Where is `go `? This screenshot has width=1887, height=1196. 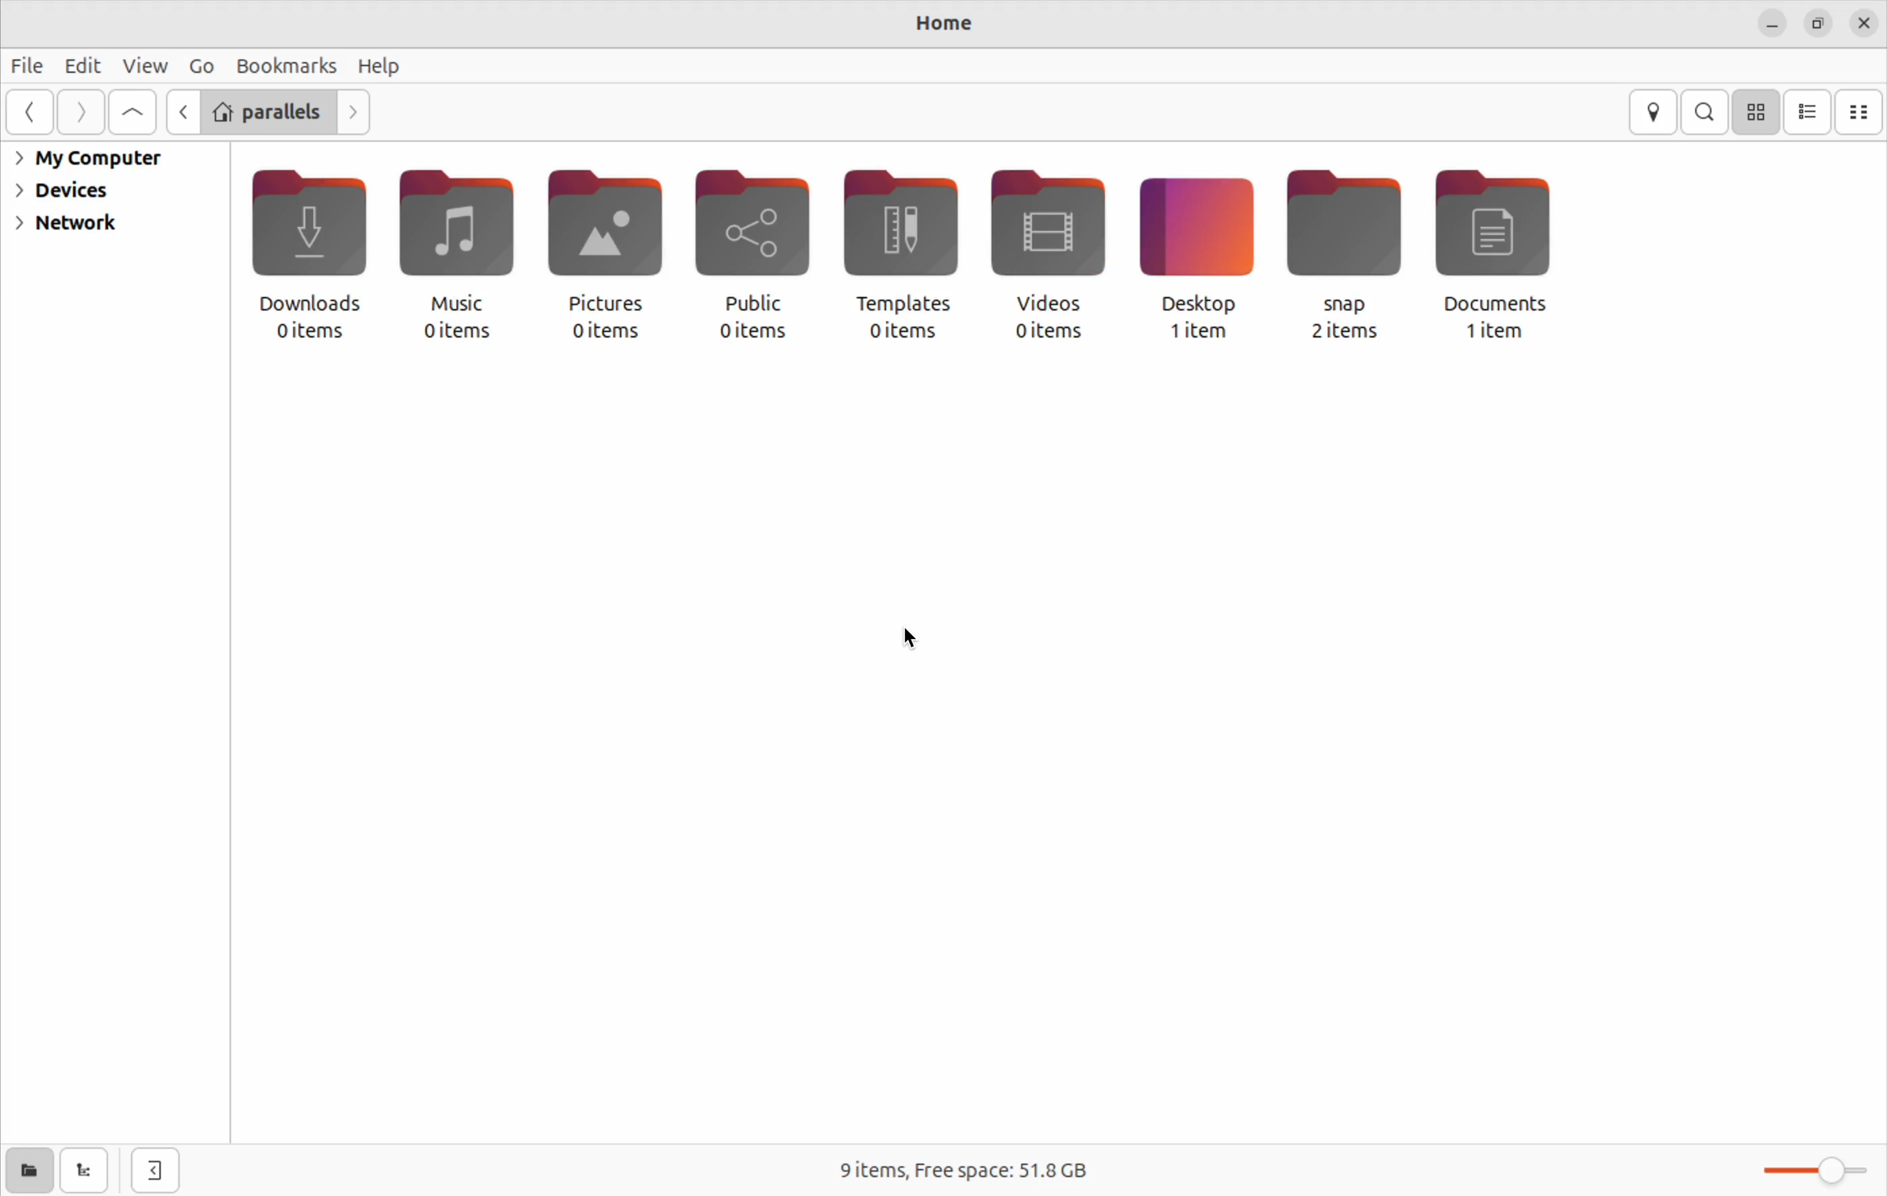
go  is located at coordinates (201, 64).